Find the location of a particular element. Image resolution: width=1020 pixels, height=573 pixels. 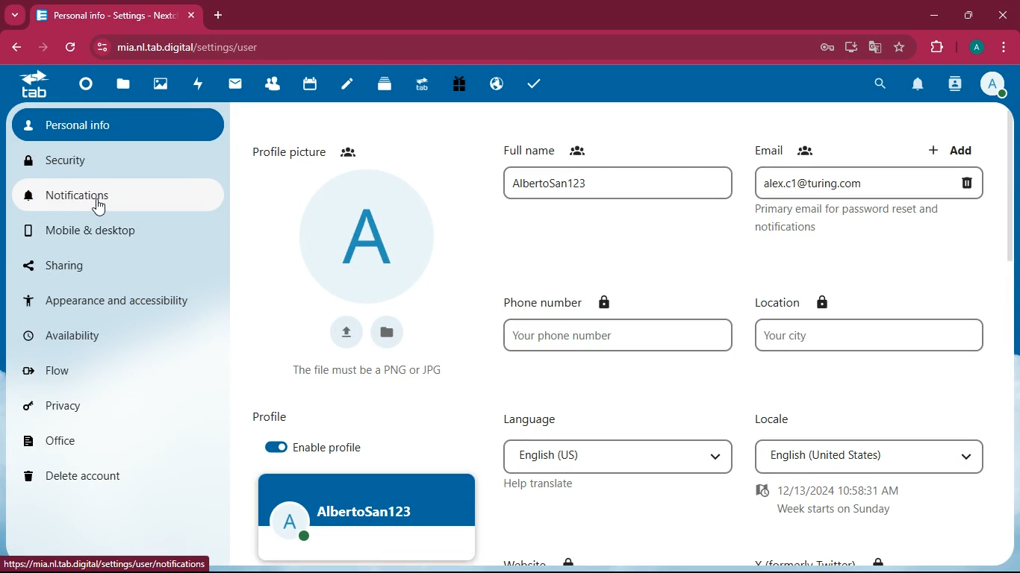

friends is located at coordinates (578, 150).